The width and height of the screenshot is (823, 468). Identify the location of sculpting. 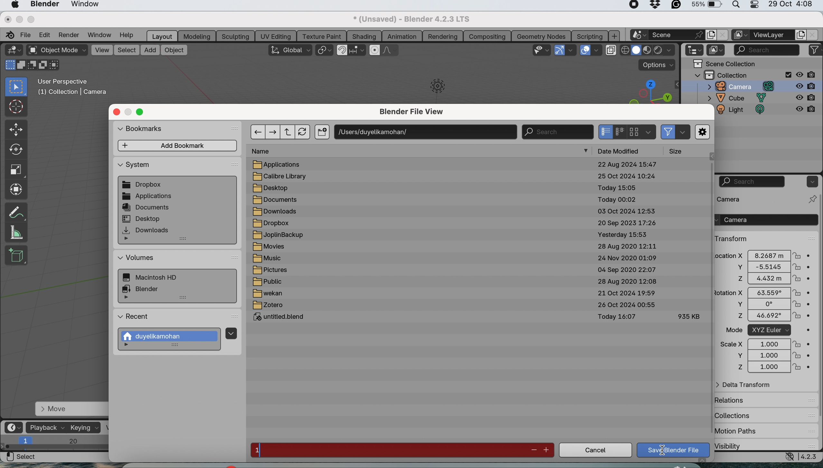
(235, 36).